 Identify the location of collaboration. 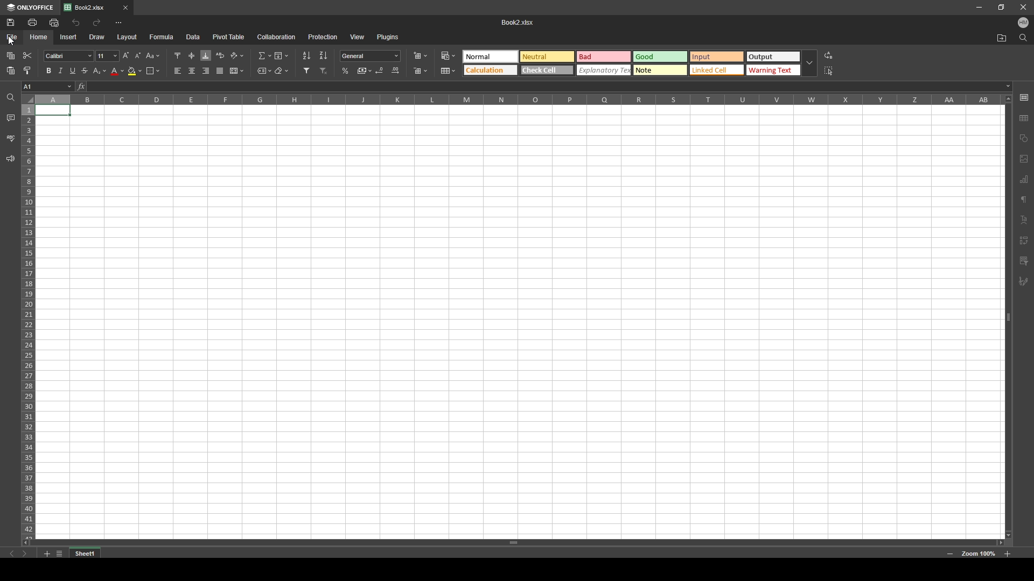
(278, 37).